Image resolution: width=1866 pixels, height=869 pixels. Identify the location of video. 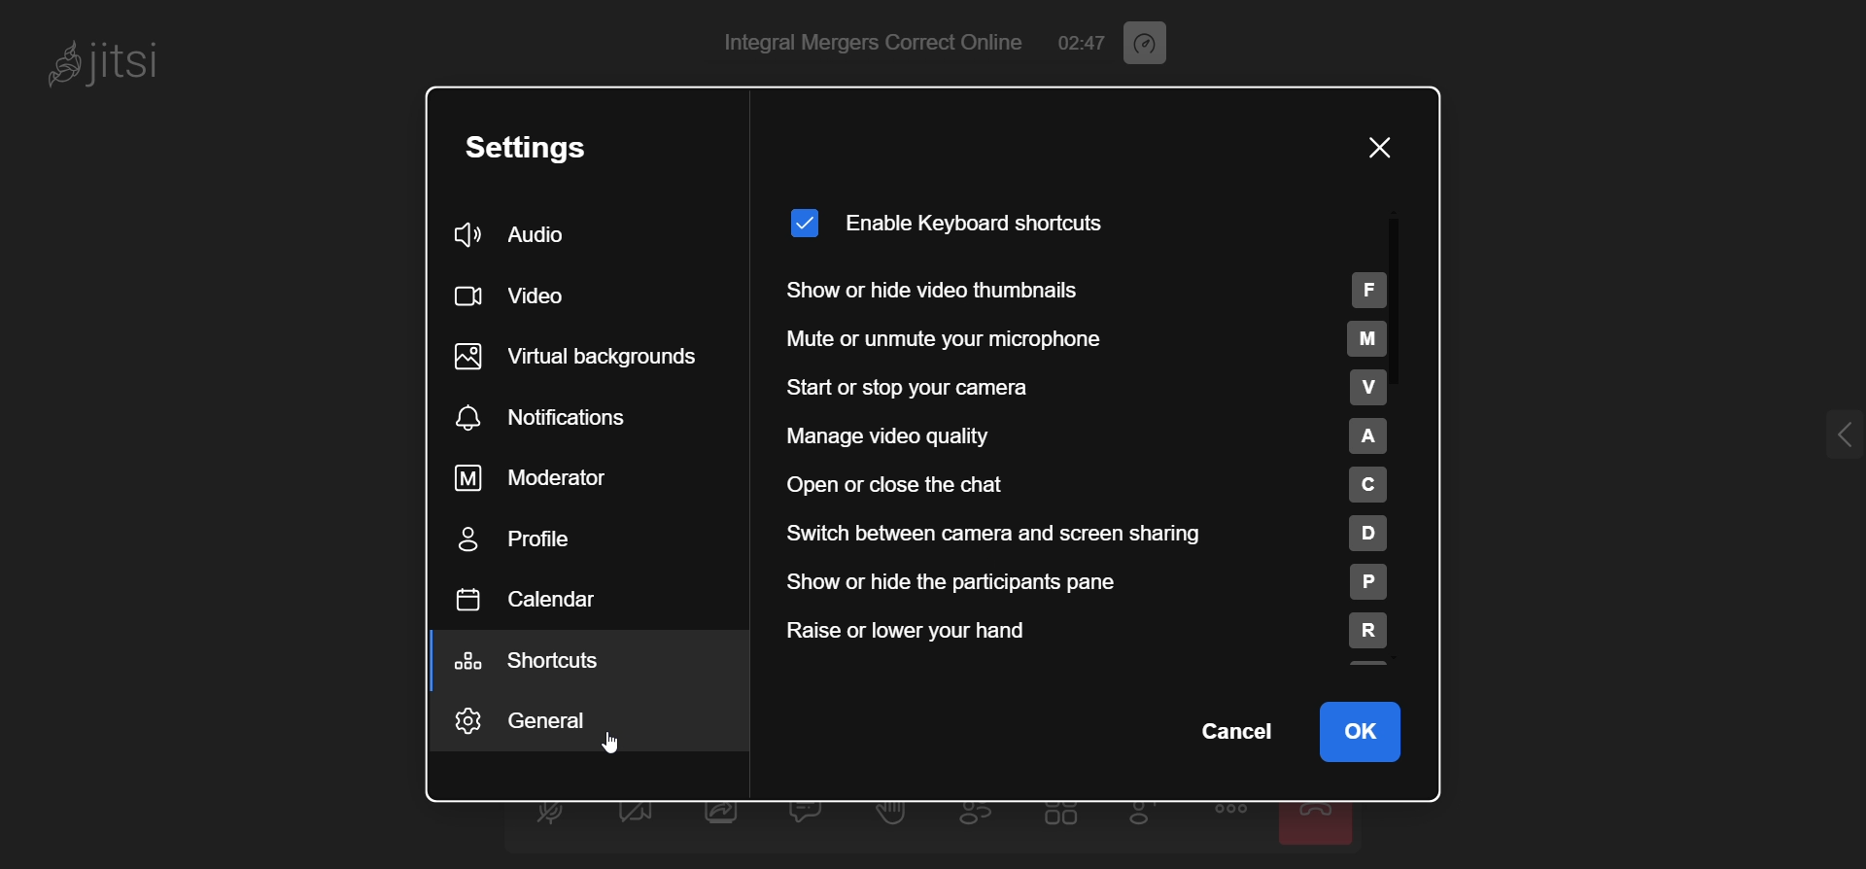
(517, 296).